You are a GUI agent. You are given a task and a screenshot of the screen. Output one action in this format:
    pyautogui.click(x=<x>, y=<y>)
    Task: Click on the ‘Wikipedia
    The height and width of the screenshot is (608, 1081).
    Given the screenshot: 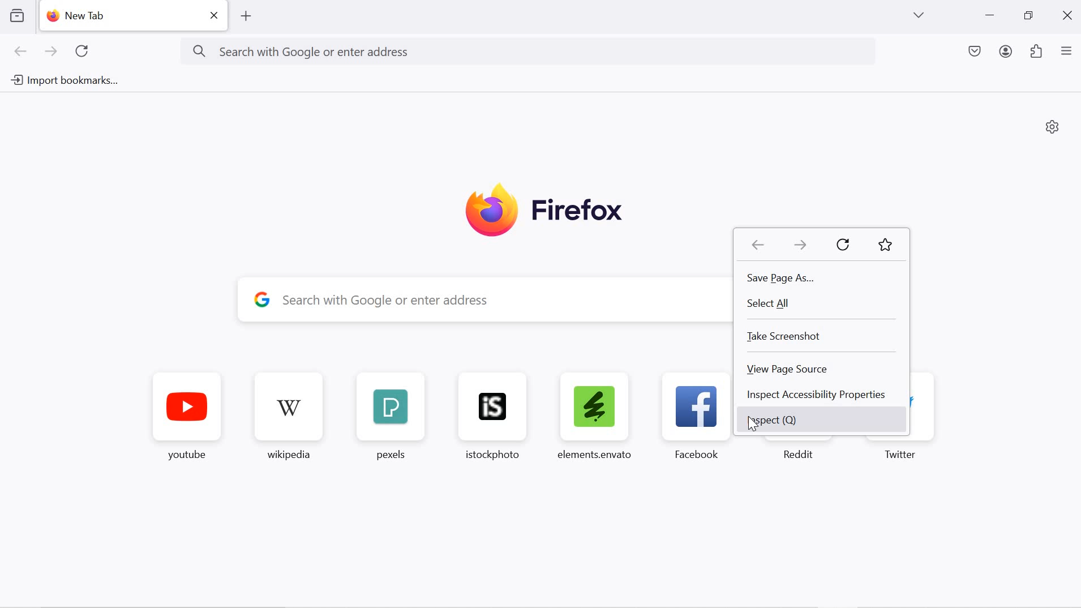 What is the action you would take?
    pyautogui.click(x=290, y=419)
    